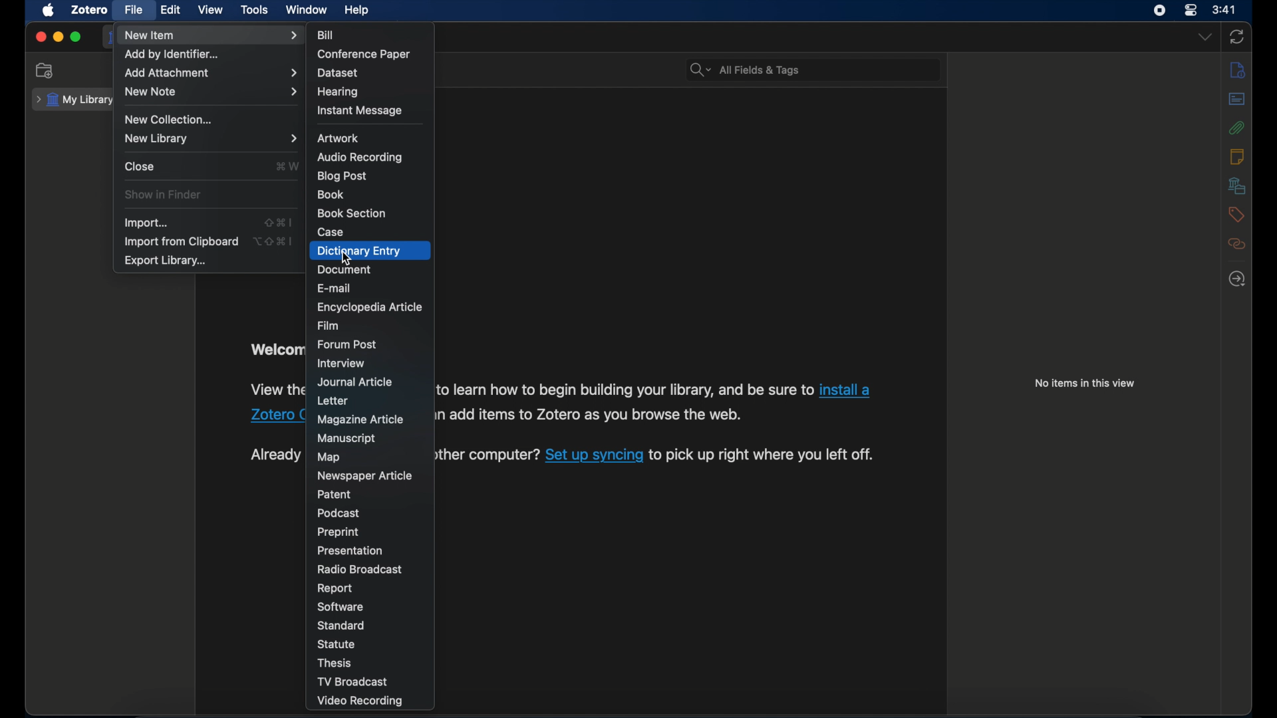  What do you see at coordinates (45, 70) in the screenshot?
I see `new collection` at bounding box center [45, 70].